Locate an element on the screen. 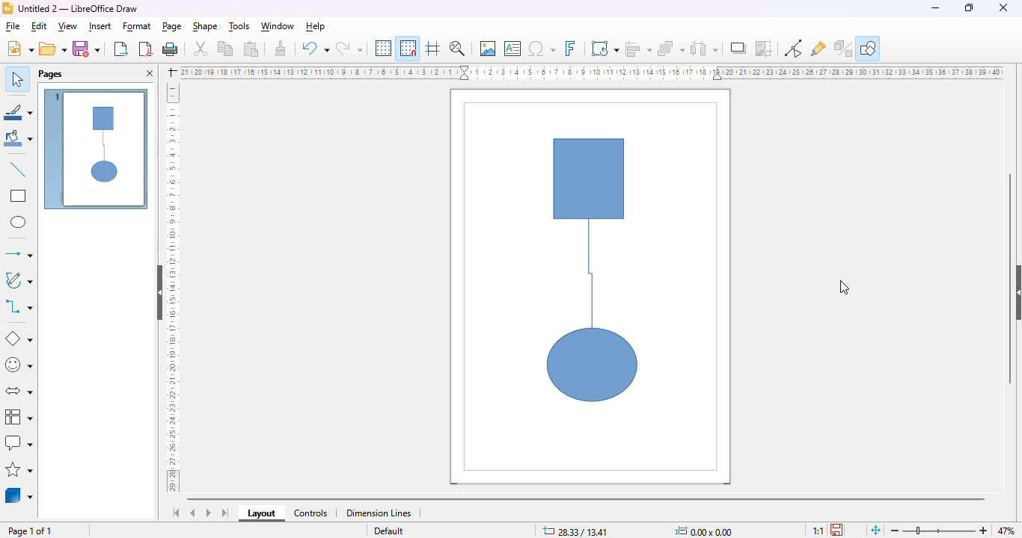 The image size is (1022, 538). save is located at coordinates (86, 48).